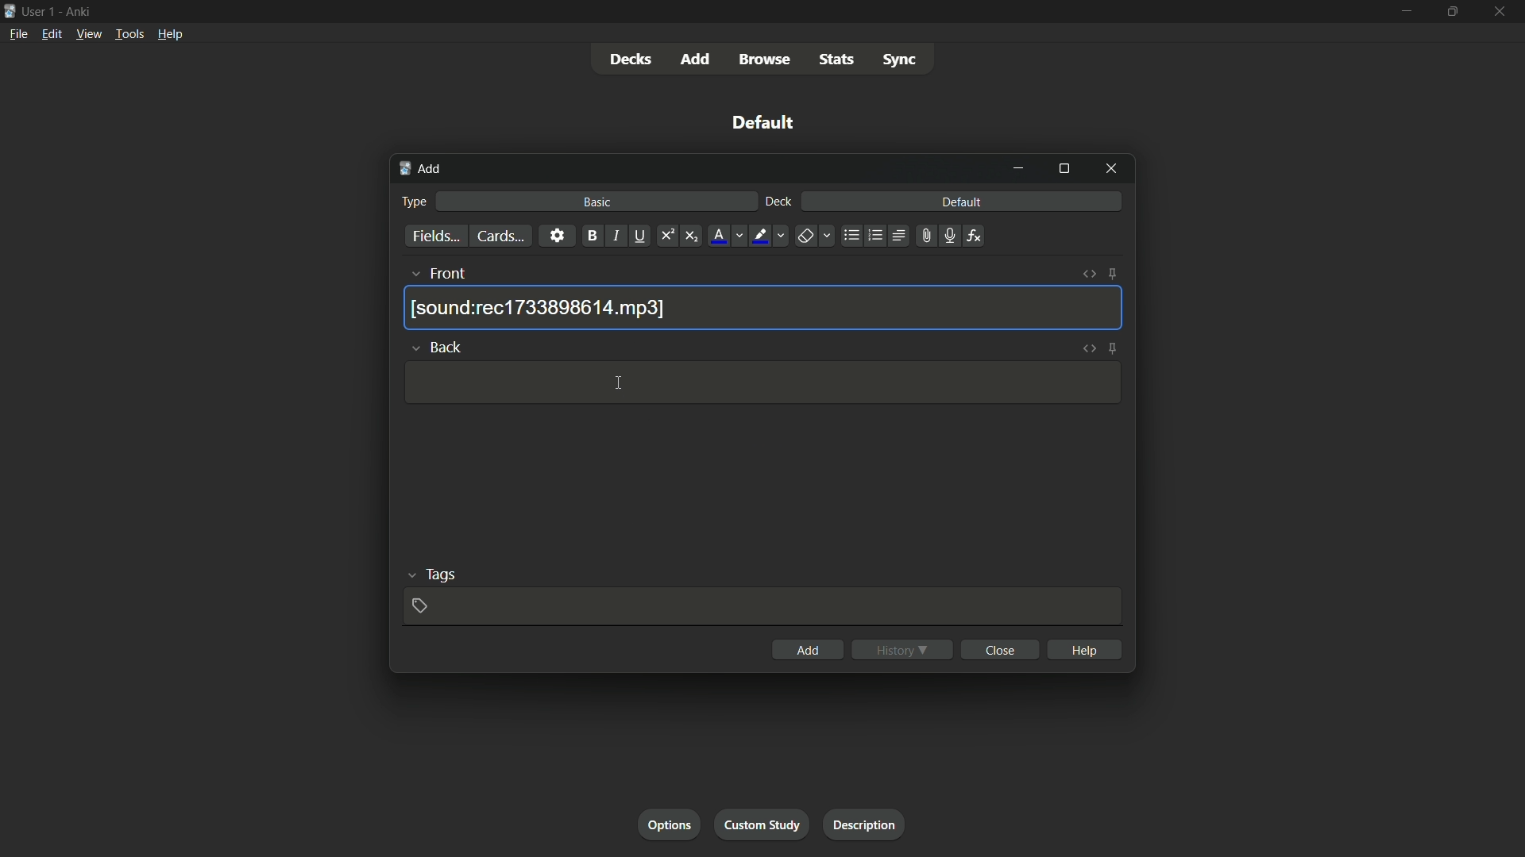 The width and height of the screenshot is (1525, 857). I want to click on description, so click(861, 824).